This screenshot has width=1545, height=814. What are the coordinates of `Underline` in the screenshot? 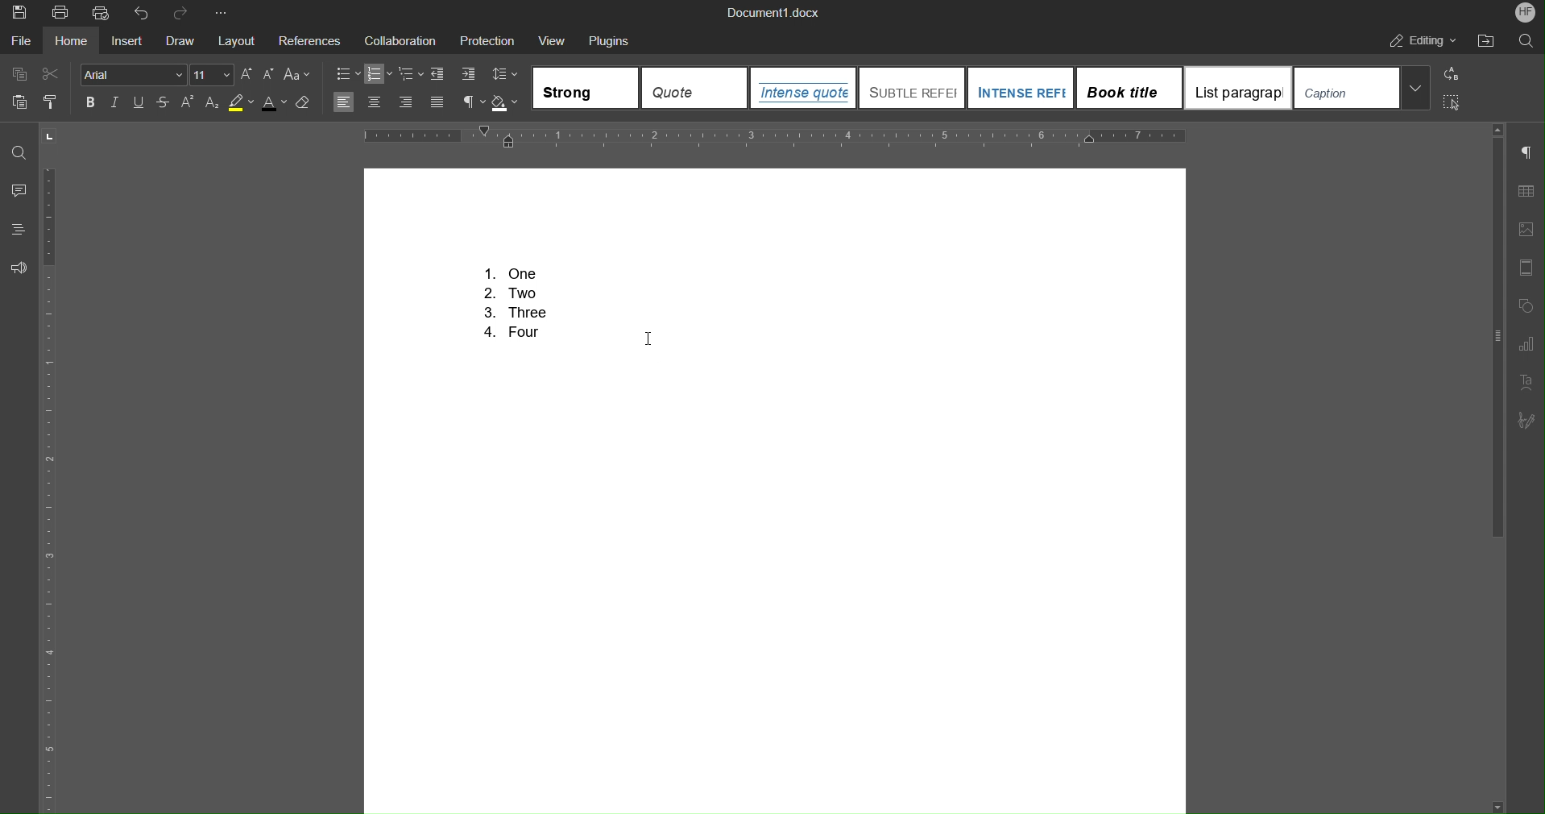 It's located at (139, 102).